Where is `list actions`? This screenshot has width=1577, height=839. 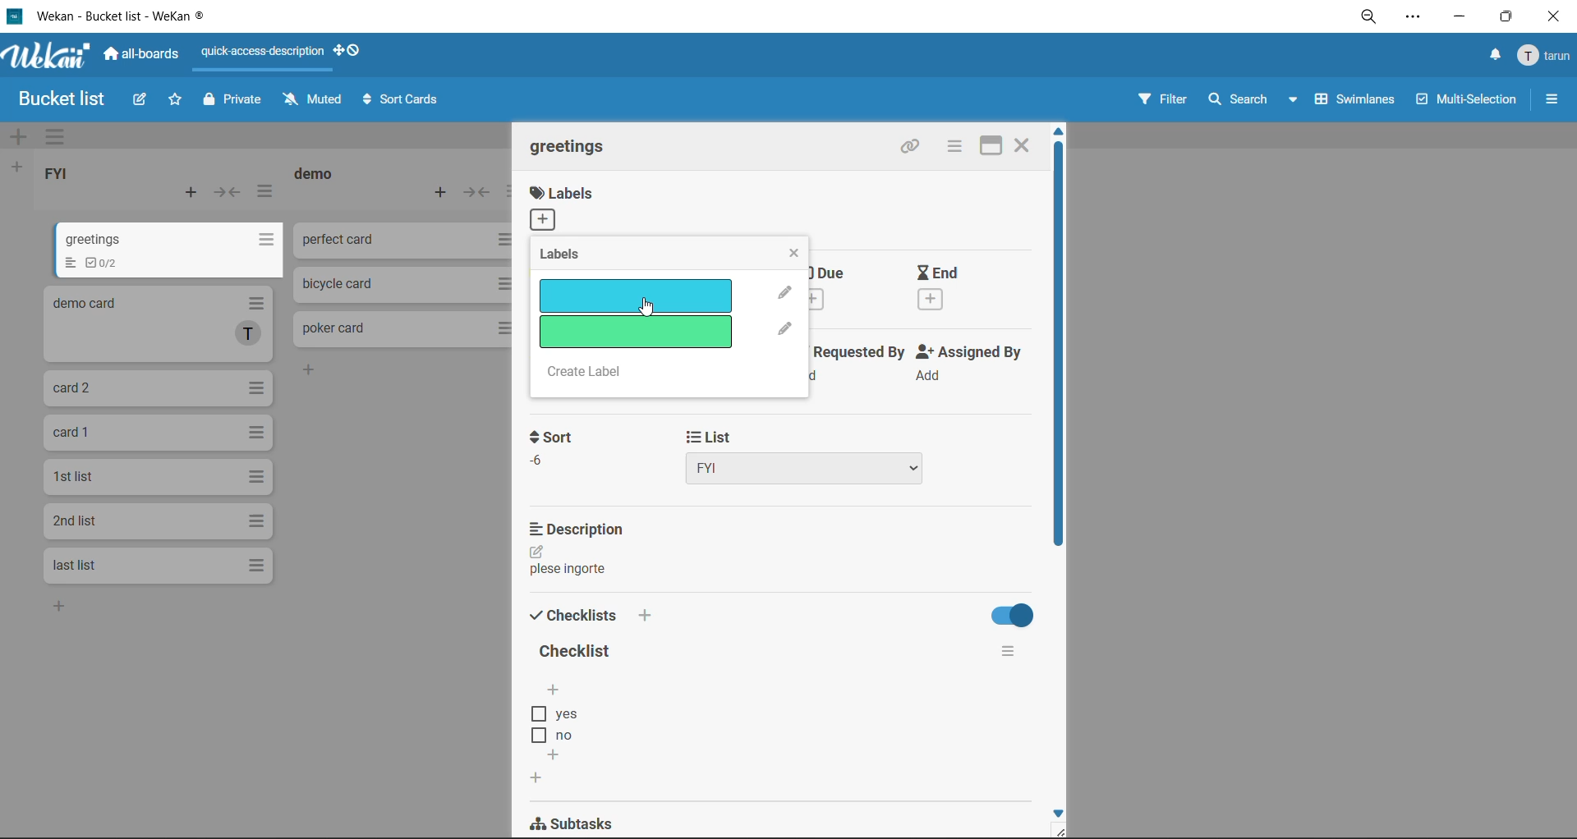 list actions is located at coordinates (264, 192).